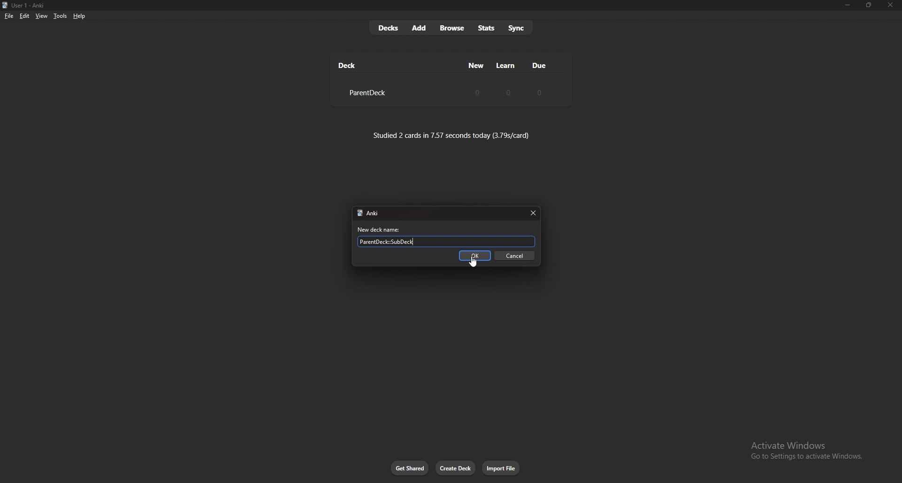  Describe the element at coordinates (366, 93) in the screenshot. I see `ParentDeck` at that location.